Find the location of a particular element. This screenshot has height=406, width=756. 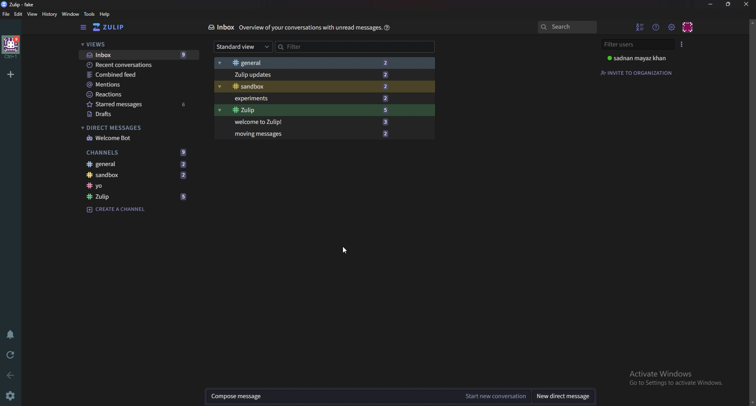

add Organization is located at coordinates (11, 75).